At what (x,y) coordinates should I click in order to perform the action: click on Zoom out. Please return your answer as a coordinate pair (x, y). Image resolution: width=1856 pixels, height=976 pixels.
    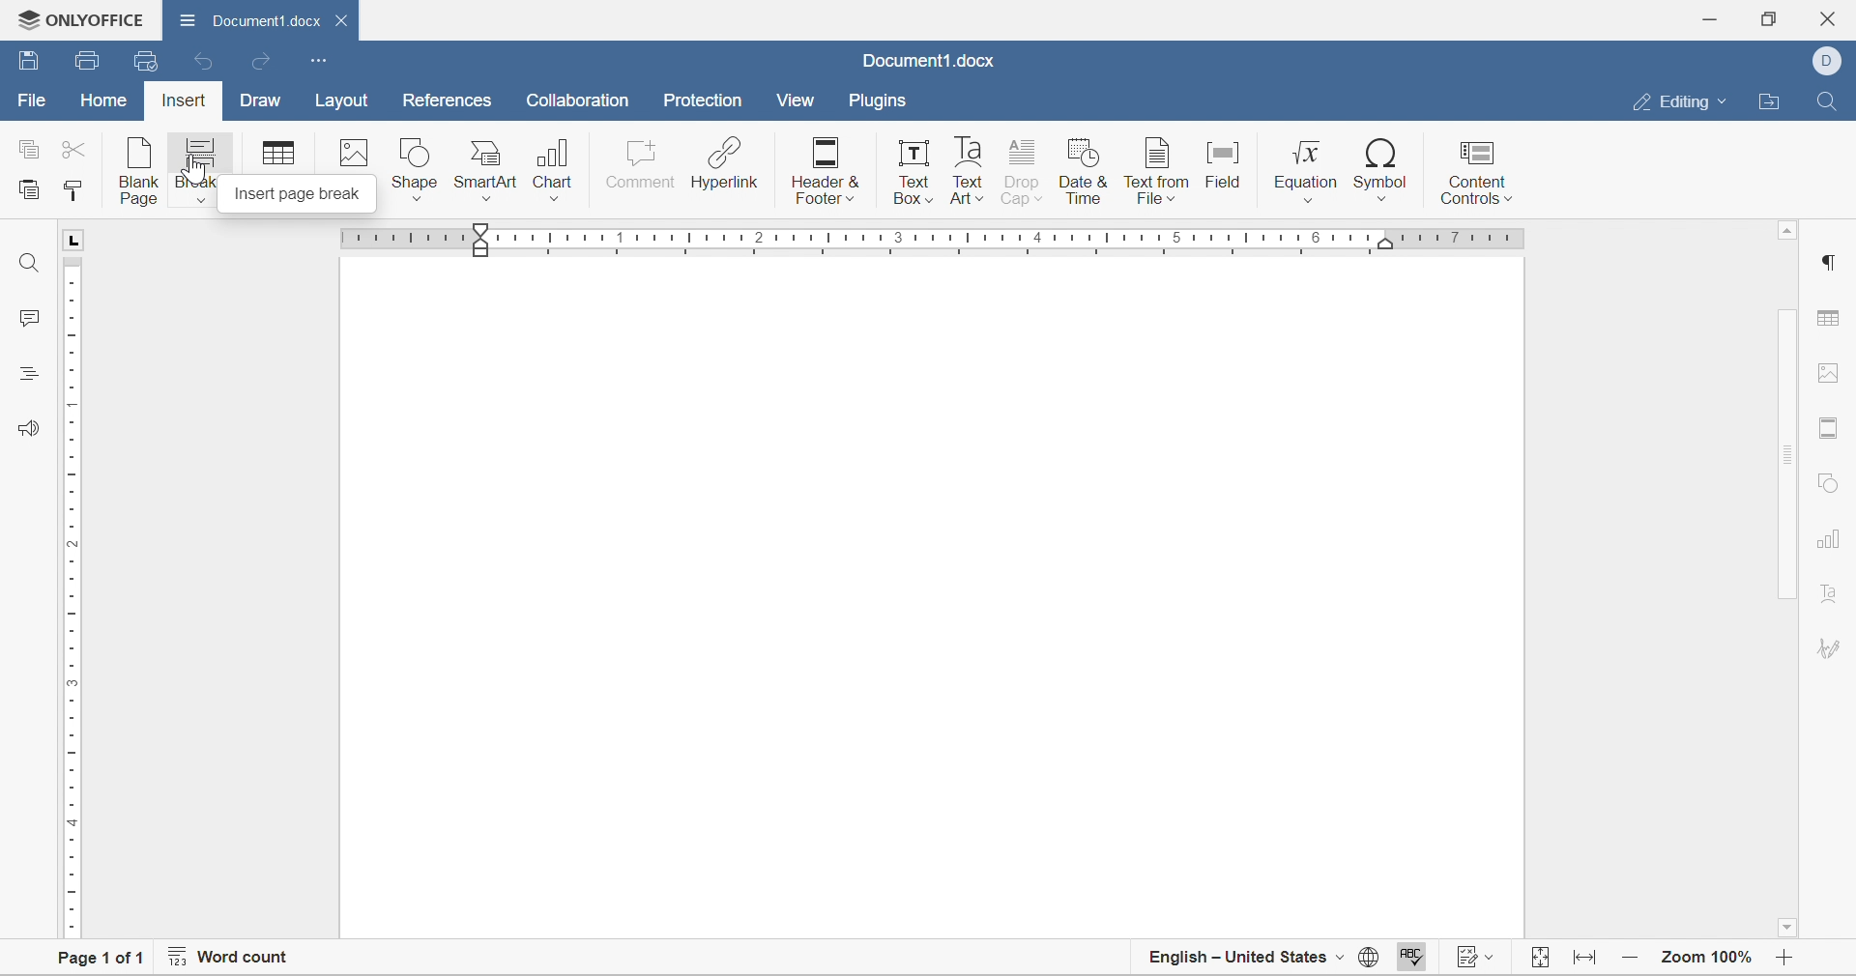
    Looking at the image, I should click on (1632, 961).